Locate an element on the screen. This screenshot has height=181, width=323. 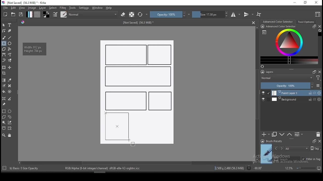
zoom level is located at coordinates (303, 168).